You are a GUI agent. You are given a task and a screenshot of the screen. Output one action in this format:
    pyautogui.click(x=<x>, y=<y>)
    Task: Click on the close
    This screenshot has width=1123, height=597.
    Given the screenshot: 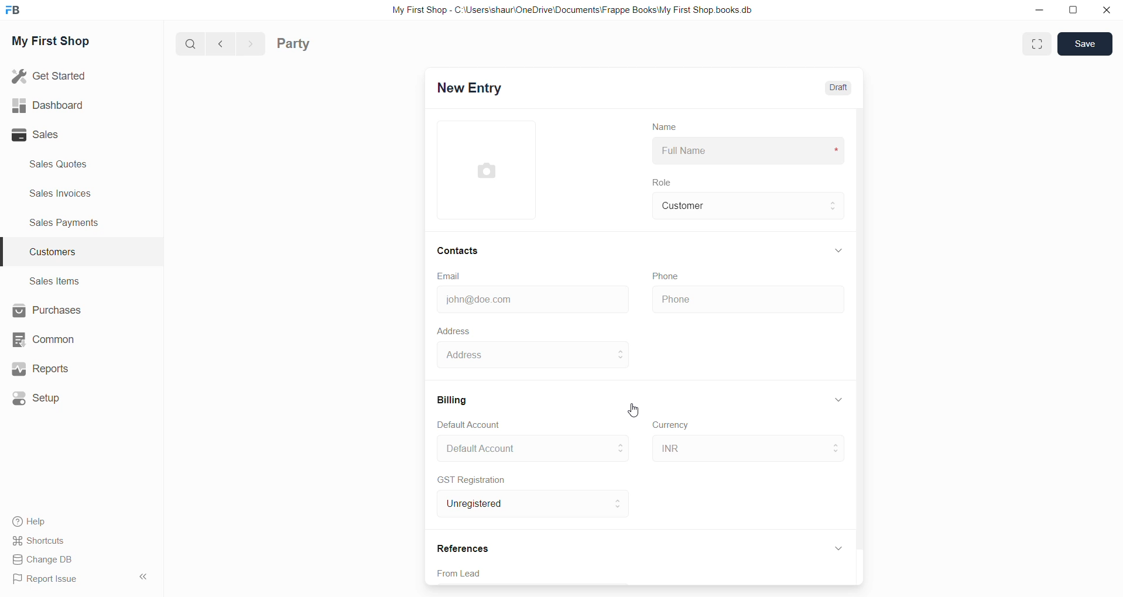 What is the action you would take?
    pyautogui.click(x=1105, y=11)
    